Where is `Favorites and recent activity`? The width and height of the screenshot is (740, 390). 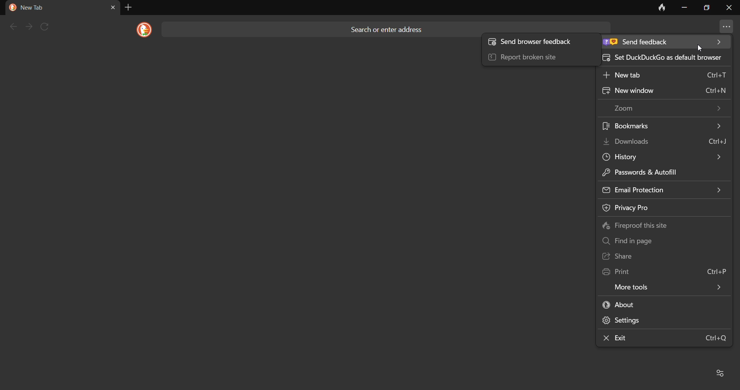 Favorites and recent activity is located at coordinates (721, 372).